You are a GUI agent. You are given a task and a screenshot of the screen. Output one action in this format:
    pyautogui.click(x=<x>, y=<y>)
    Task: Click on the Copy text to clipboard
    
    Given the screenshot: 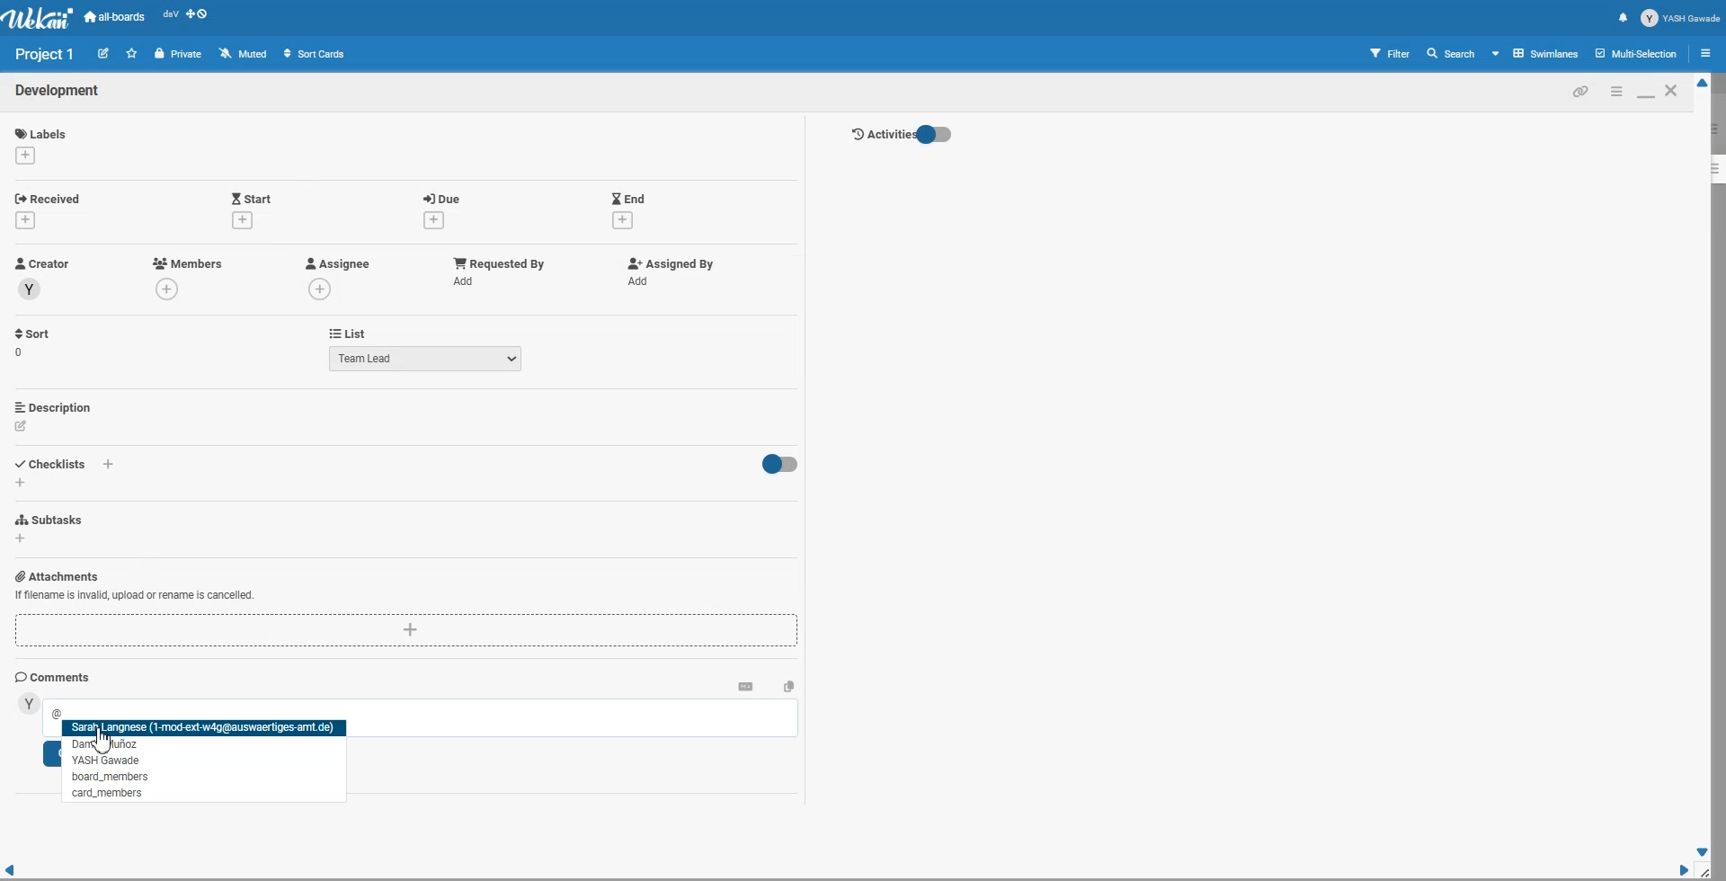 What is the action you would take?
    pyautogui.click(x=789, y=685)
    